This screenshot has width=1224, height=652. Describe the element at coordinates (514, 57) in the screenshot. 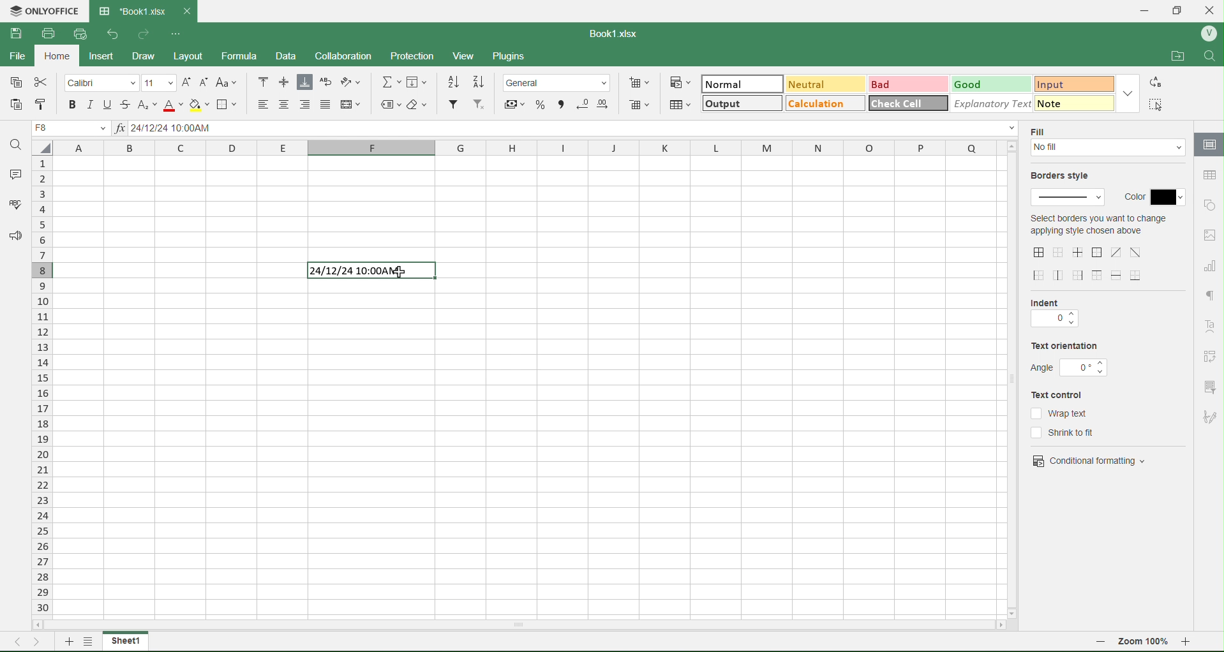

I see `Plugins` at that location.